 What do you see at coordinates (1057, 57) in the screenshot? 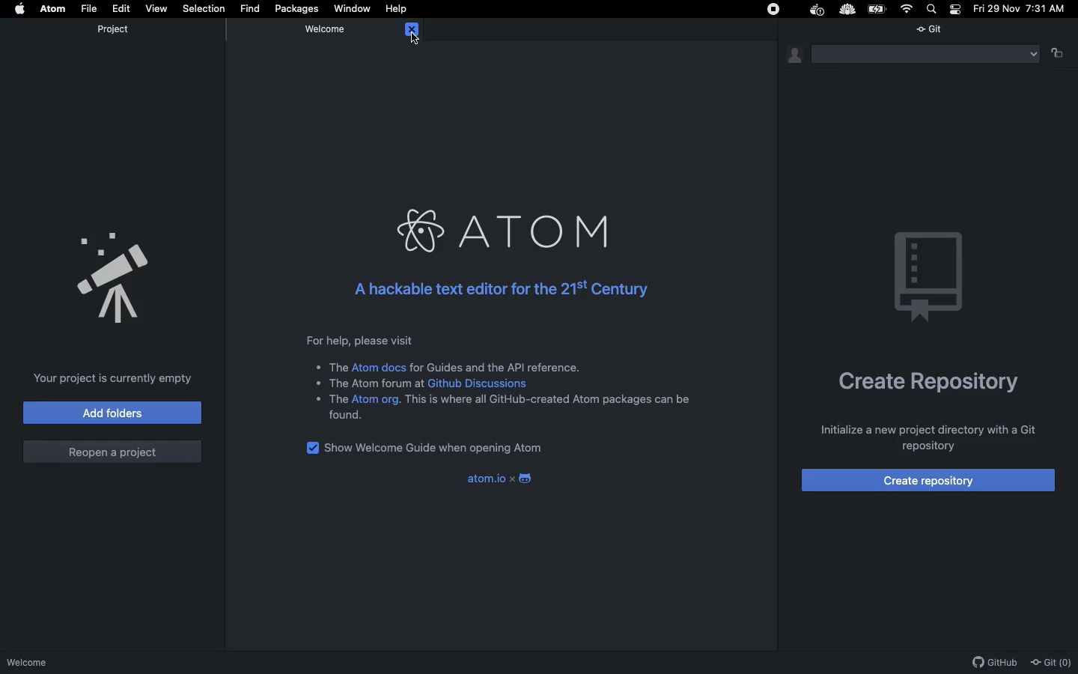
I see `unlock ` at bounding box center [1057, 57].